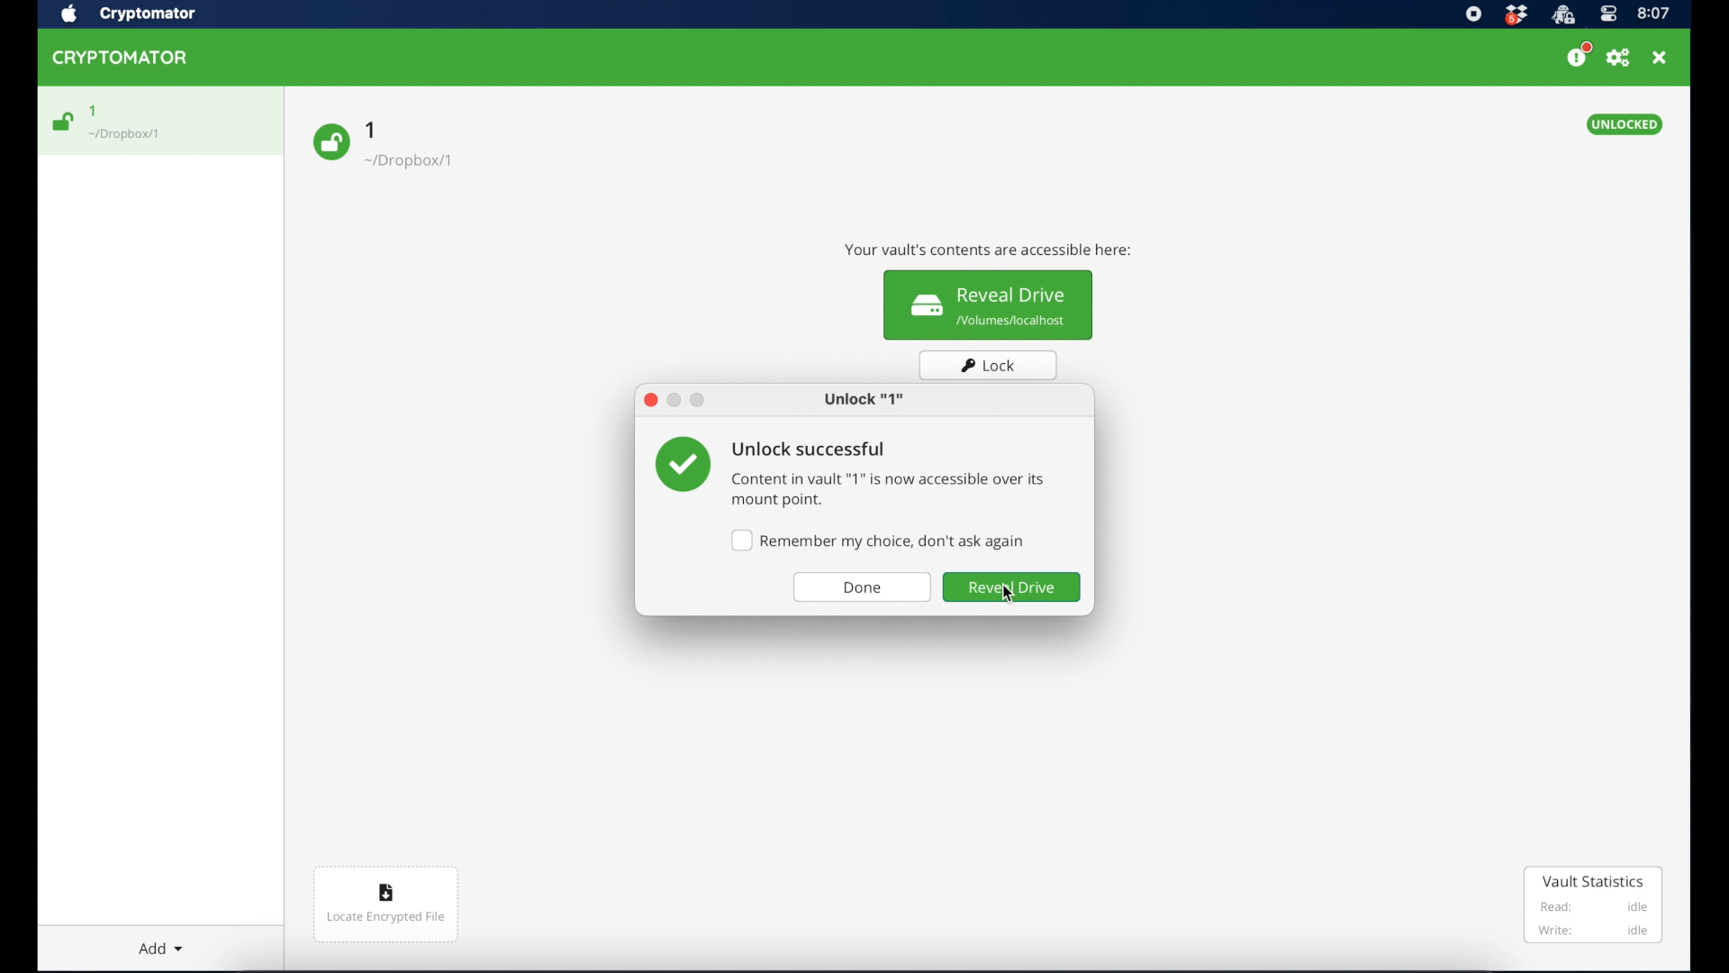  I want to click on dropbox icon, so click(1516, 15).